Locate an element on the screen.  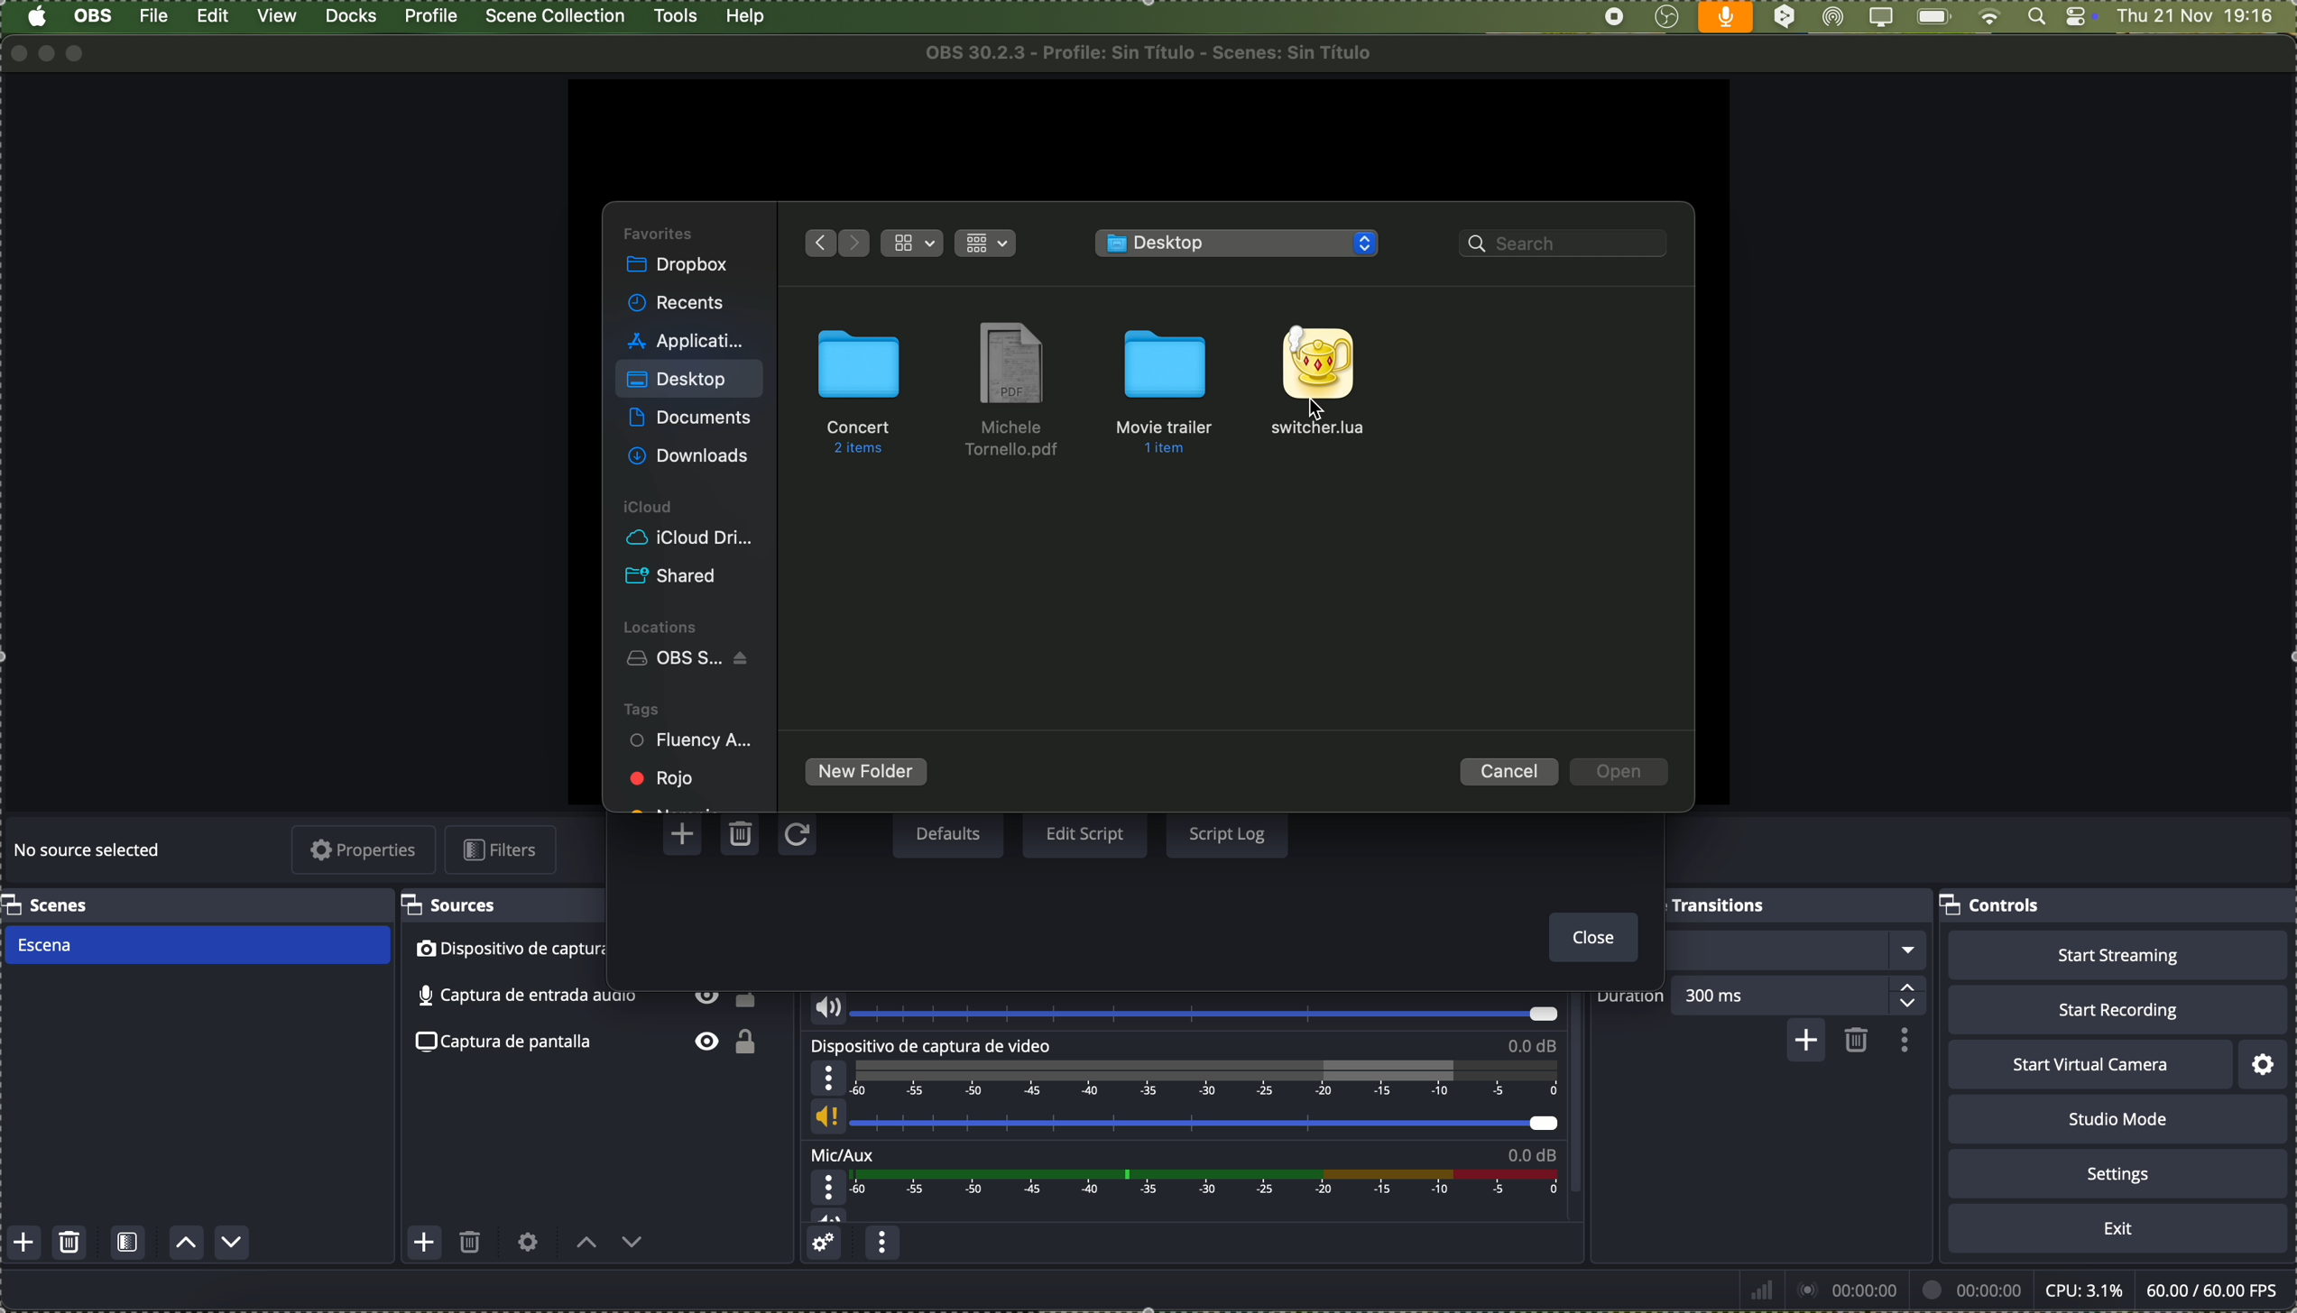
300 ms is located at coordinates (1805, 994).